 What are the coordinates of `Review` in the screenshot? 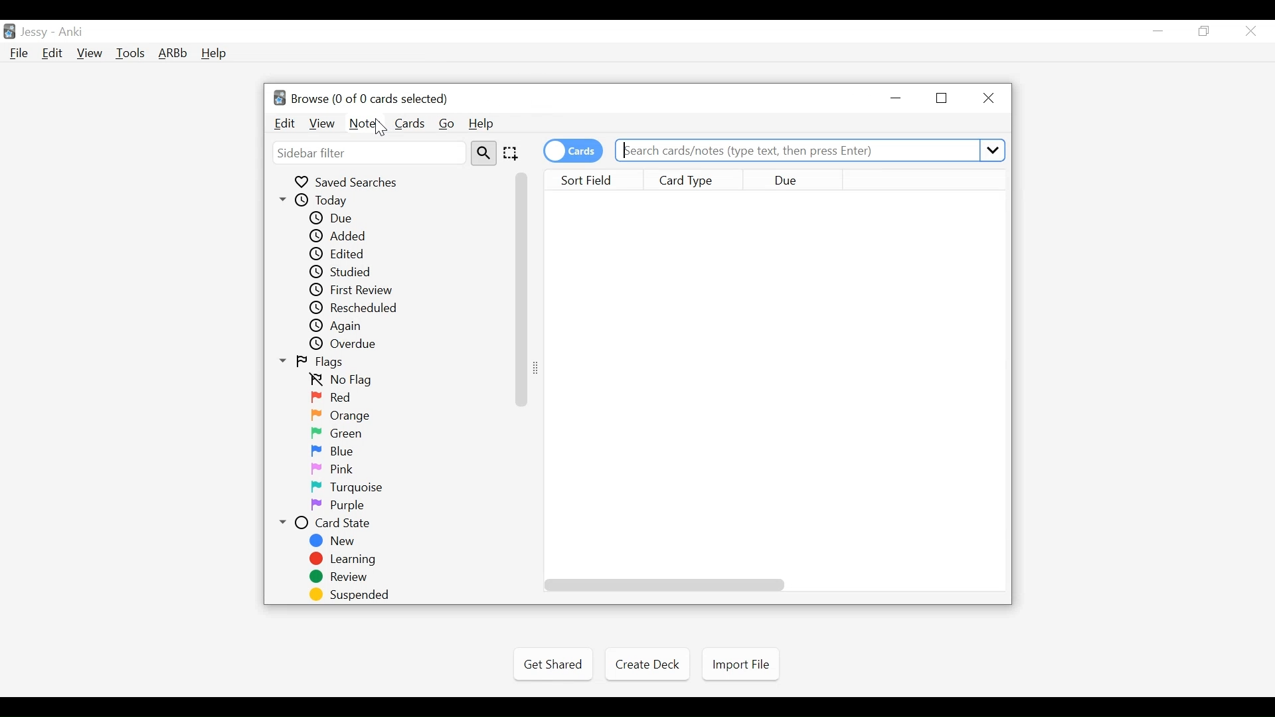 It's located at (345, 577).